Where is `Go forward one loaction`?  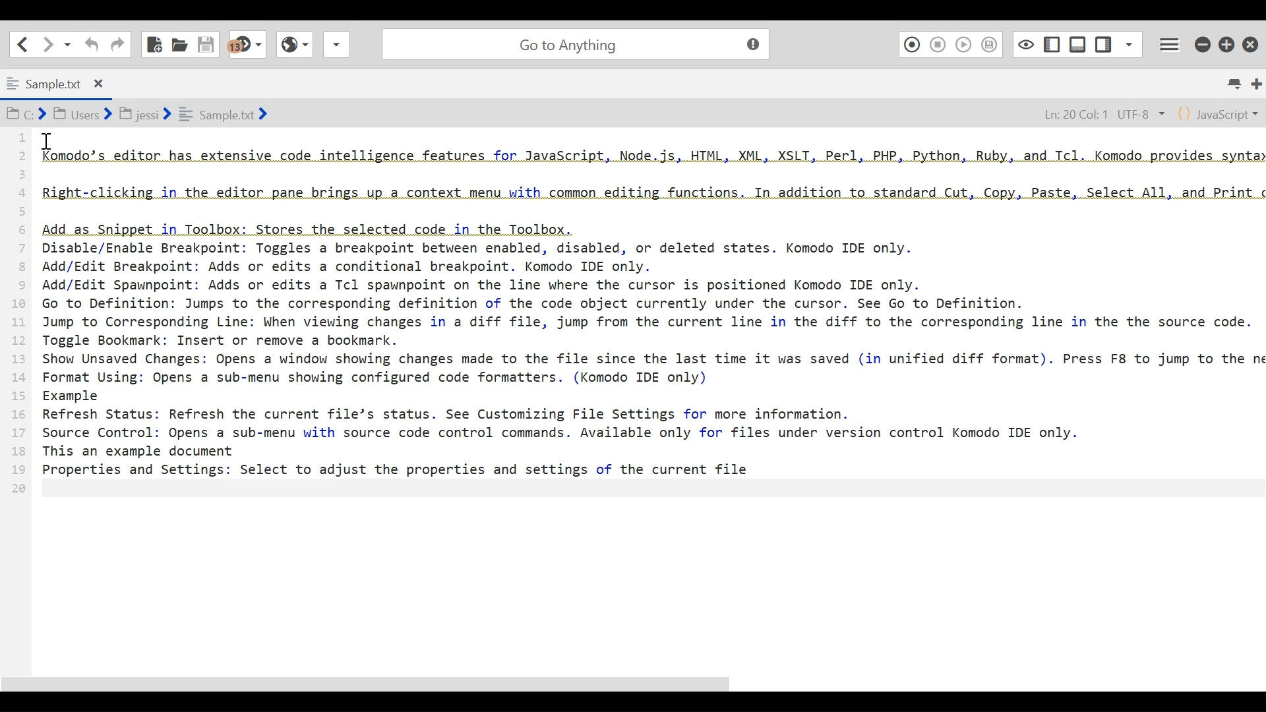 Go forward one loaction is located at coordinates (47, 44).